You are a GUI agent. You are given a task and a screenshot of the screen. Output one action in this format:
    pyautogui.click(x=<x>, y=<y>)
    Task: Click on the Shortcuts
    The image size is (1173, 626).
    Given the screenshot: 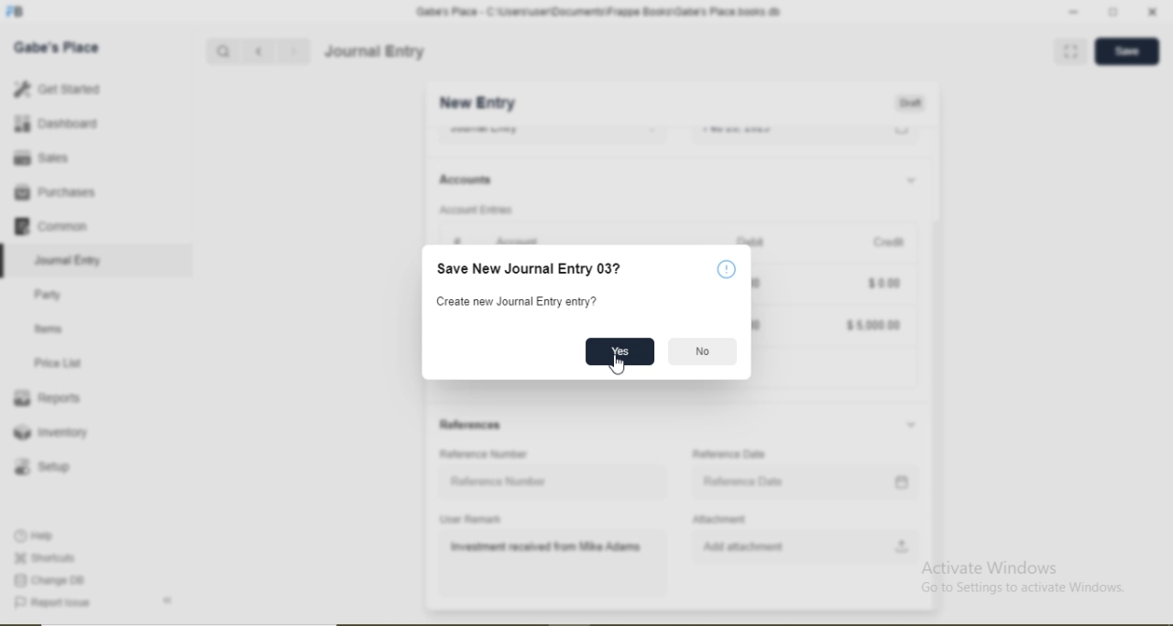 What is the action you would take?
    pyautogui.click(x=43, y=557)
    